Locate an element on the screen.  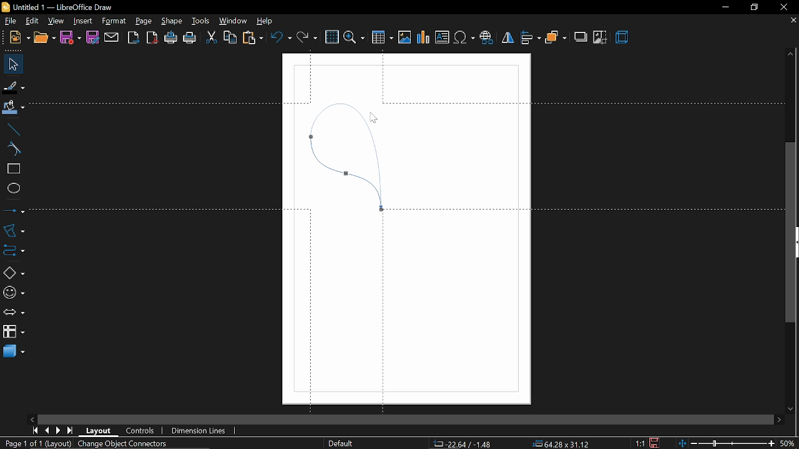
curve is located at coordinates (12, 149).